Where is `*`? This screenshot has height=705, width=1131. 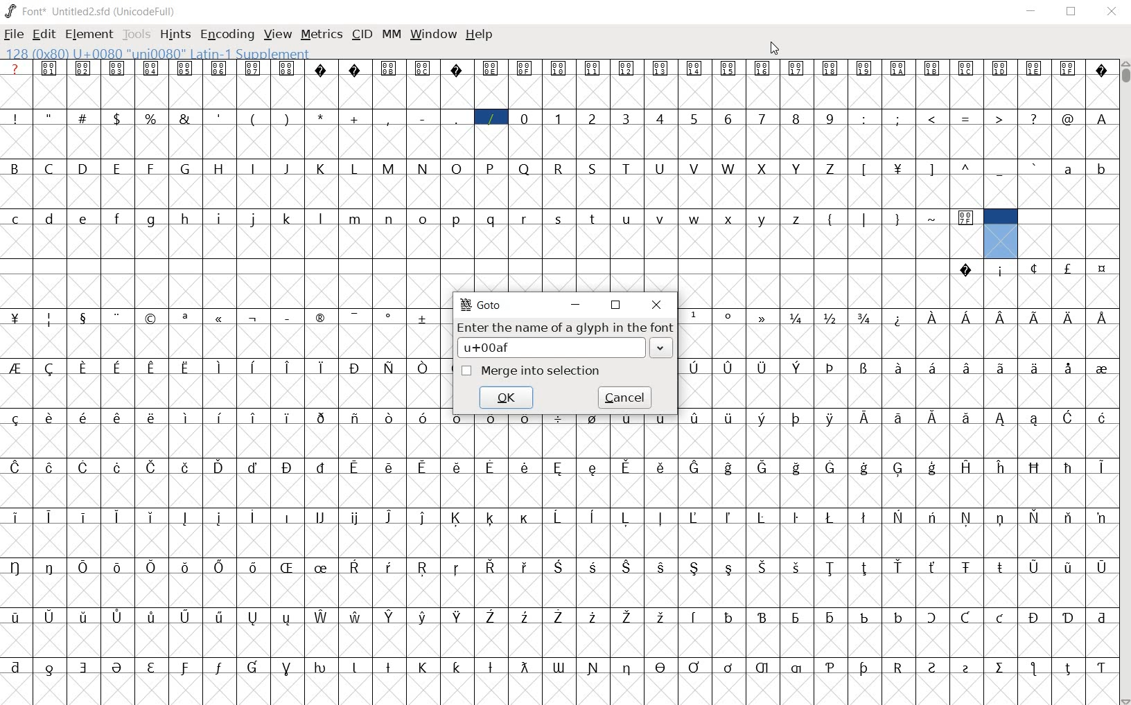
* is located at coordinates (322, 117).